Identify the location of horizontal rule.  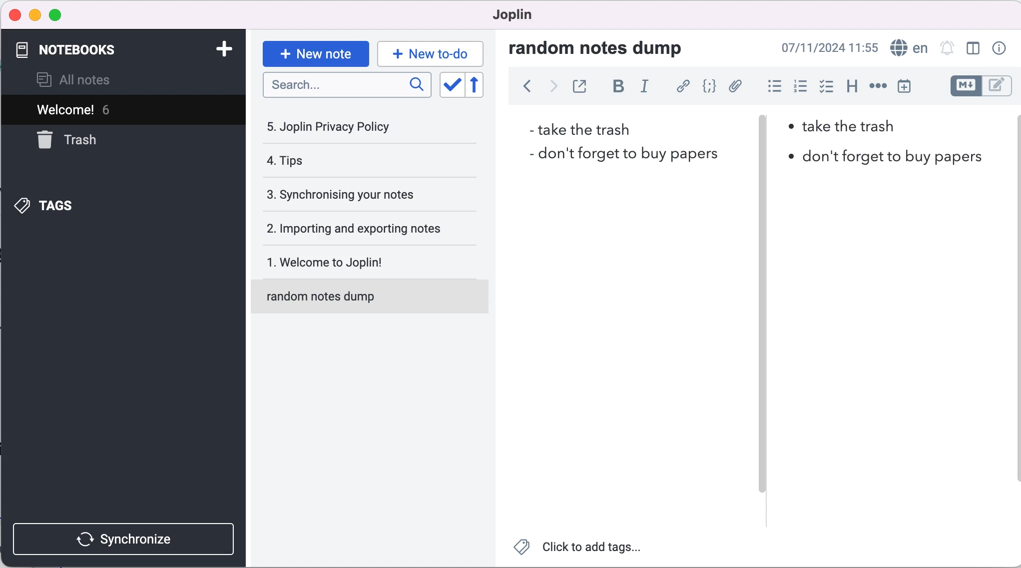
(878, 86).